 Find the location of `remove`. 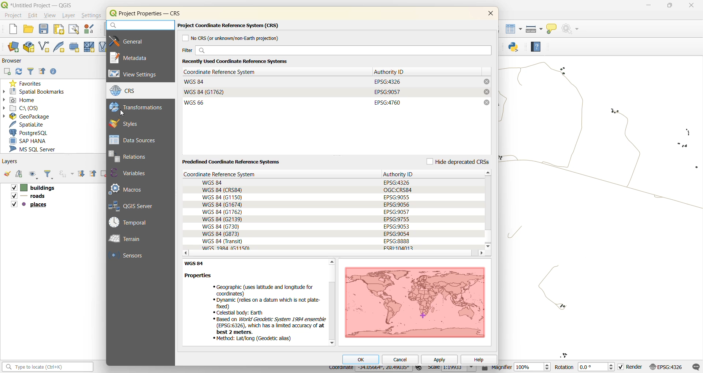

remove is located at coordinates (486, 82).